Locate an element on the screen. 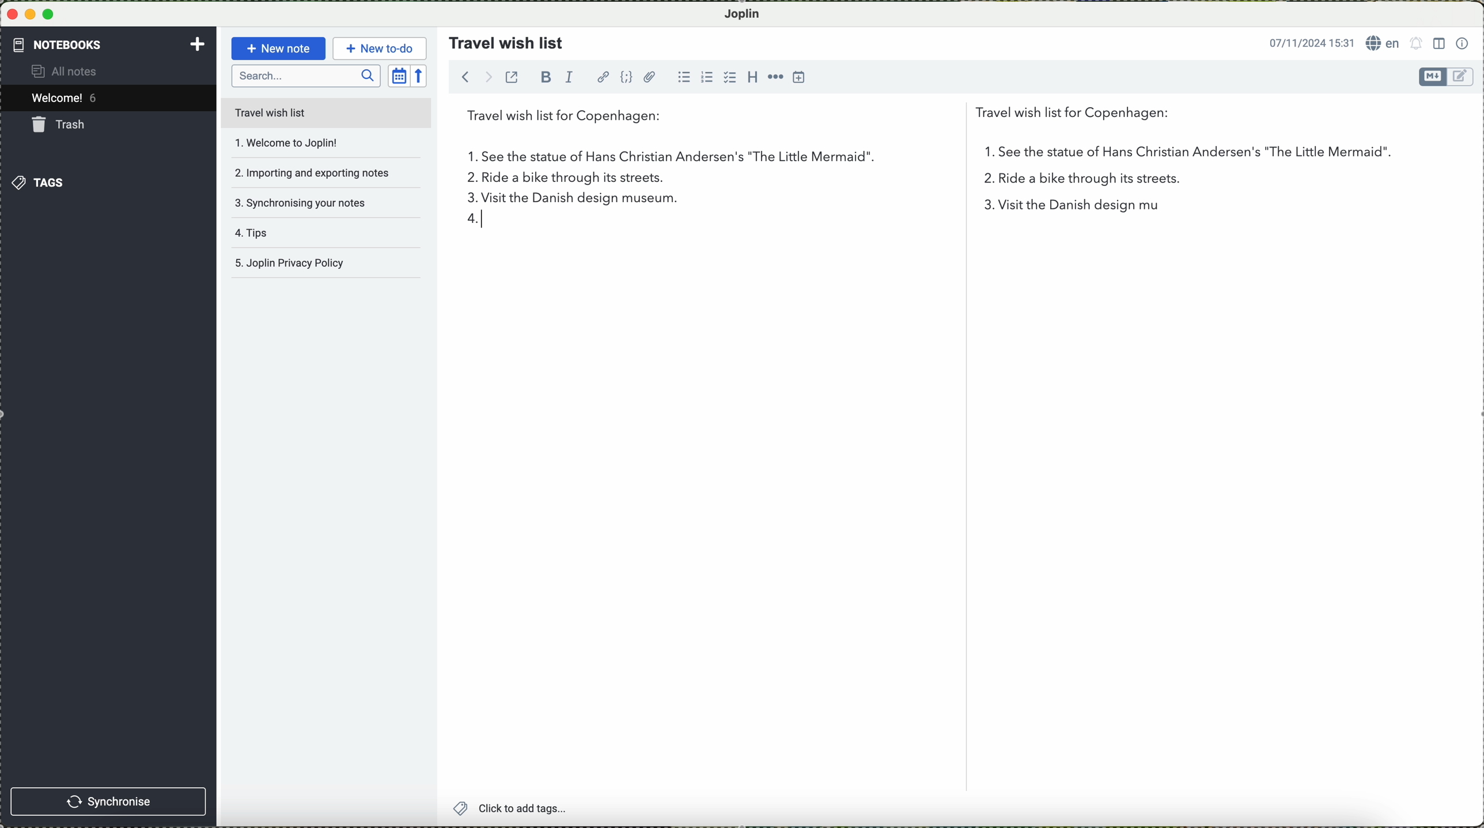  insert time is located at coordinates (800, 78).